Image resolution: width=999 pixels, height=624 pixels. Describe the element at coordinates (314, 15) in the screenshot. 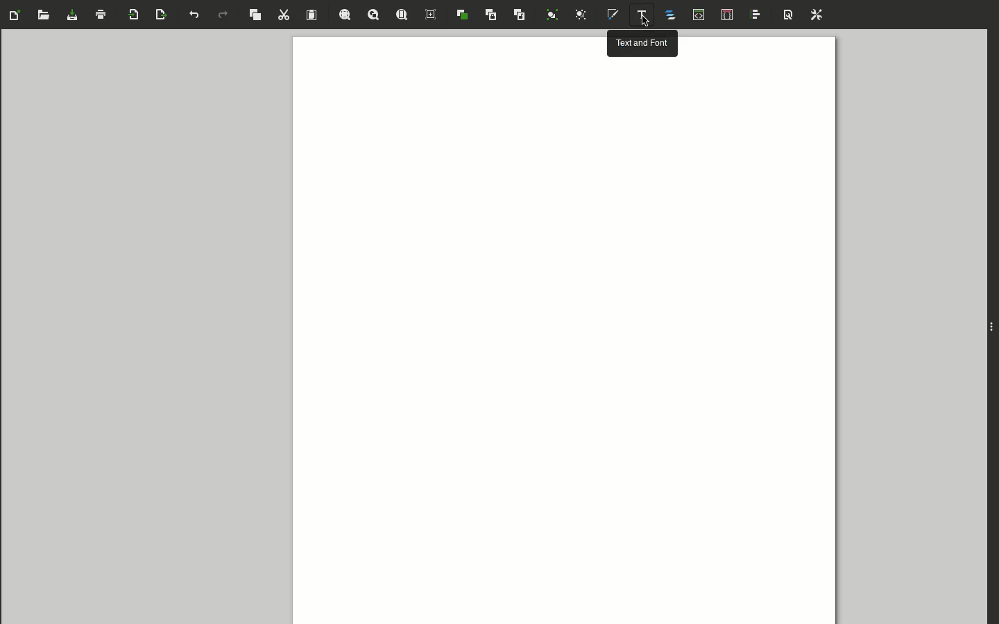

I see `Paste` at that location.